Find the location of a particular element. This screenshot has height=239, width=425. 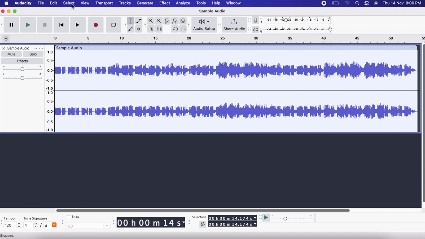

Siri is located at coordinates (377, 4).